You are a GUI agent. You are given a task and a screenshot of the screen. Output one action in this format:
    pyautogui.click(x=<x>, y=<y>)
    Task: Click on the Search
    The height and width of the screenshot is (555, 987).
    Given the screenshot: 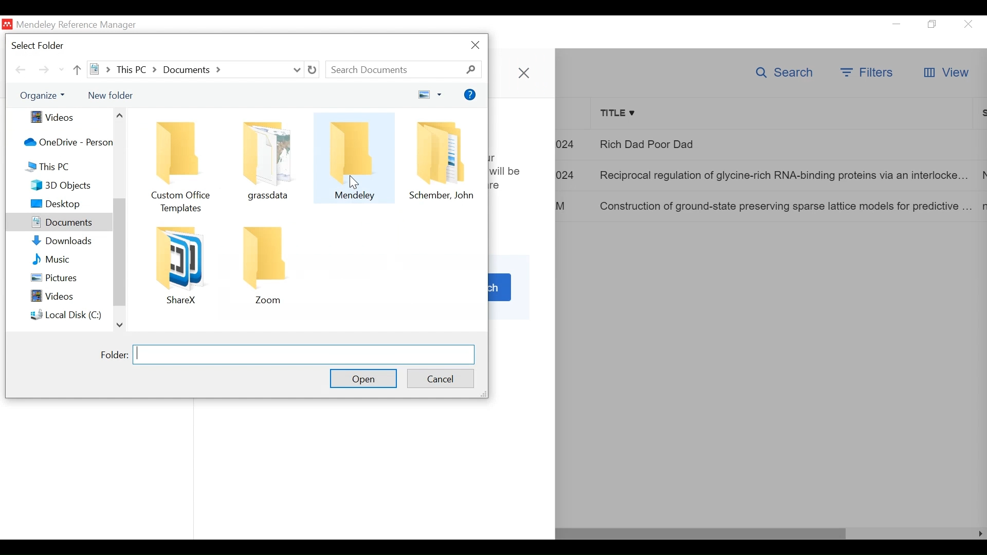 What is the action you would take?
    pyautogui.click(x=782, y=73)
    